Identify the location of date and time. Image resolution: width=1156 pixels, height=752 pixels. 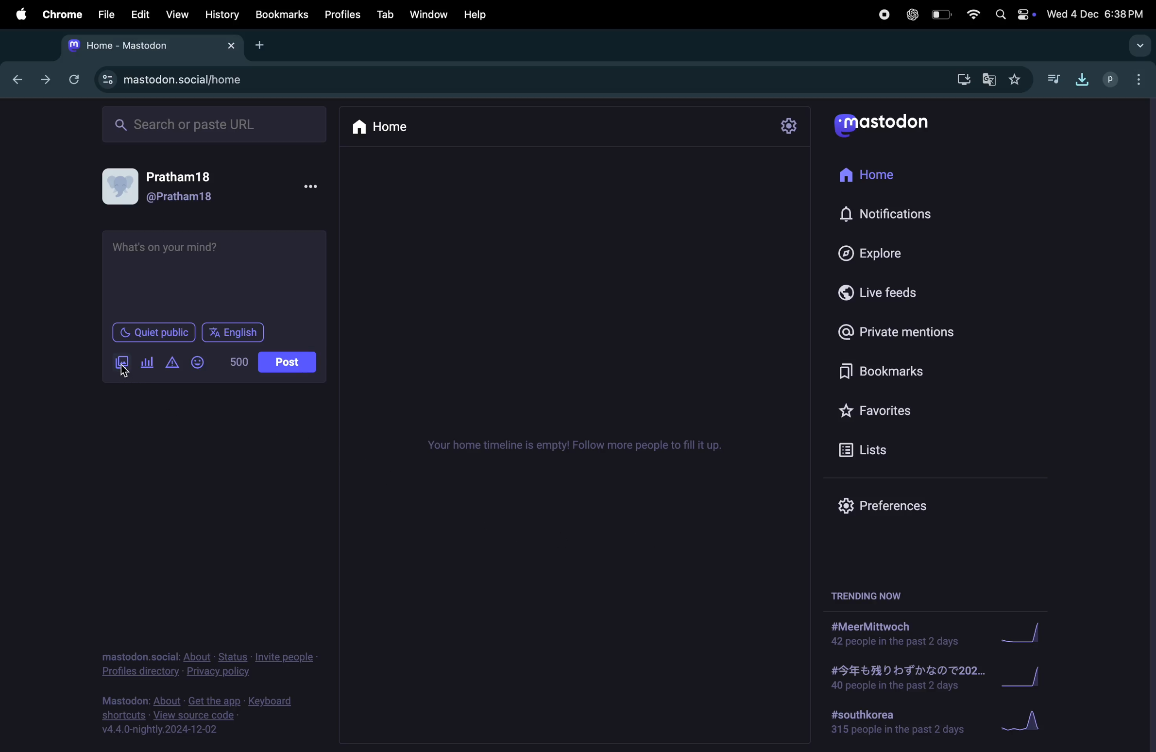
(1096, 14).